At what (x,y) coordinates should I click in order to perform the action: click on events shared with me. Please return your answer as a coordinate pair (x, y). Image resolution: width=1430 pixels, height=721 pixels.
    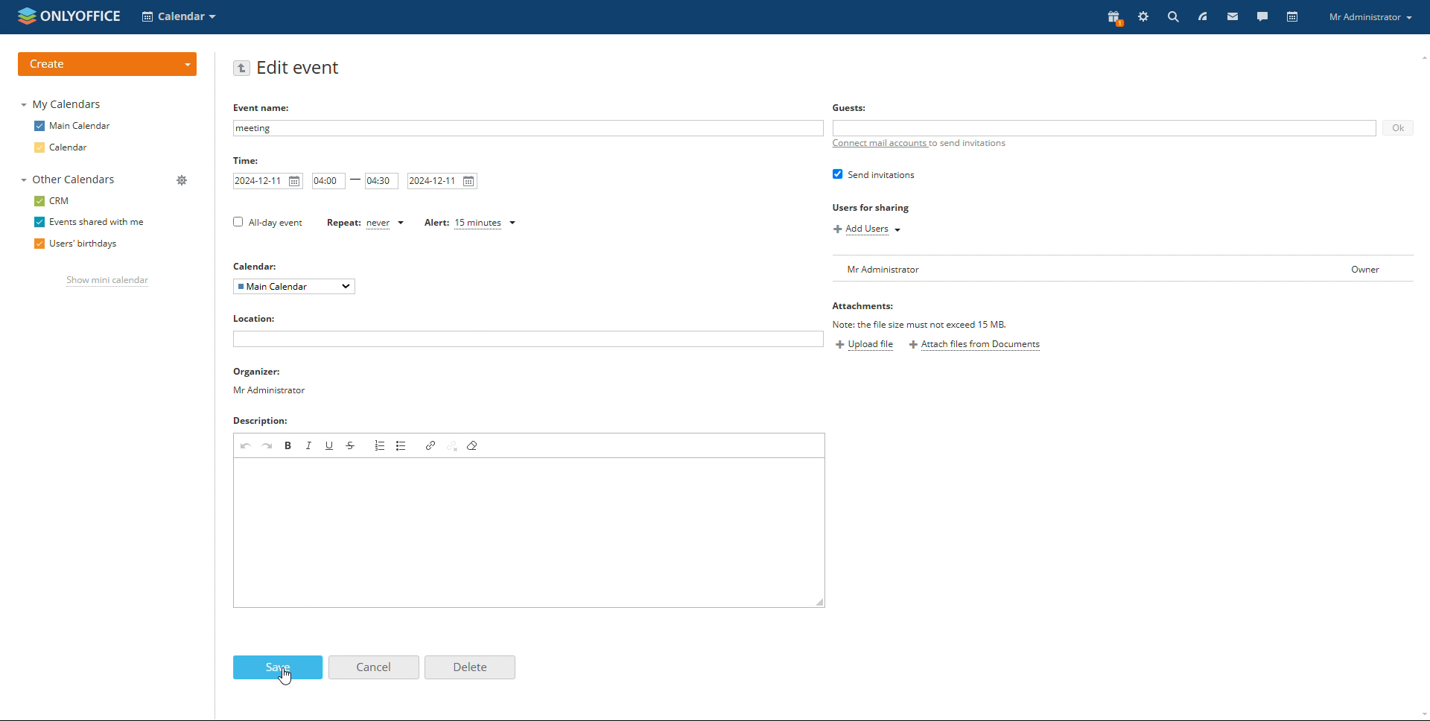
    Looking at the image, I should click on (92, 221).